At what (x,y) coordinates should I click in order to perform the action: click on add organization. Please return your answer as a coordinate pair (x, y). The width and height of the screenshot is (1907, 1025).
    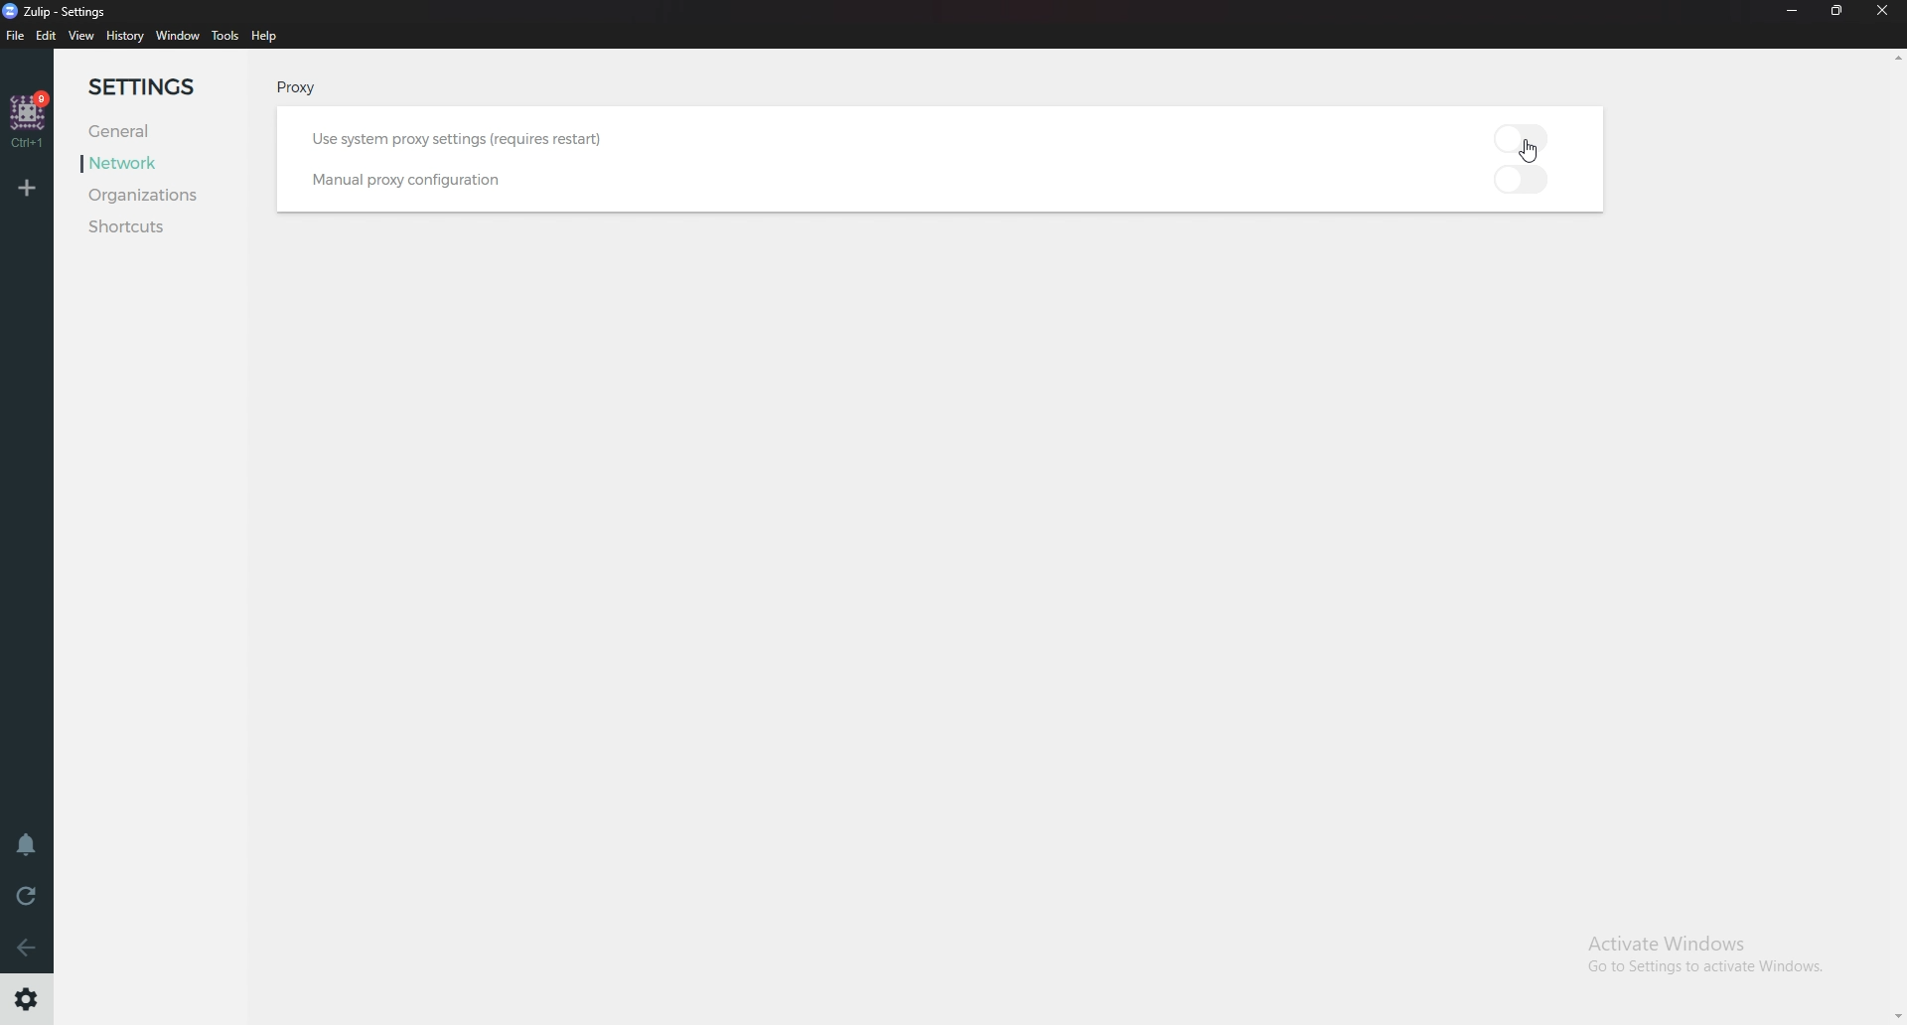
    Looking at the image, I should click on (25, 191).